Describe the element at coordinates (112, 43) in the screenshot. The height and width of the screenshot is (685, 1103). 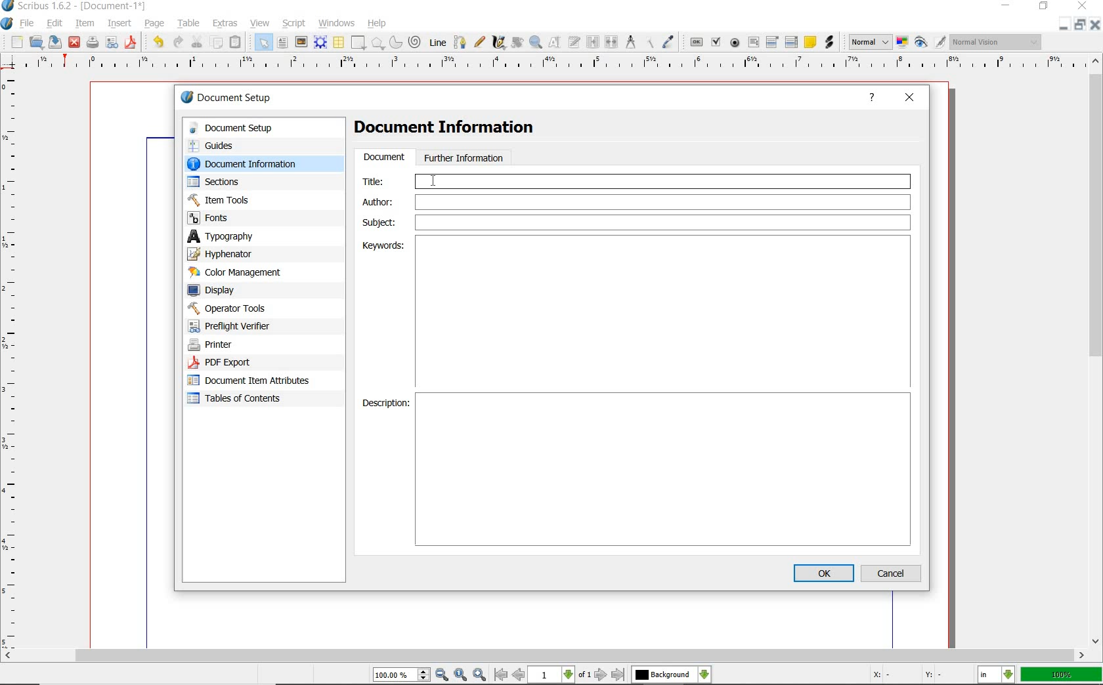
I see `preflight verifier` at that location.